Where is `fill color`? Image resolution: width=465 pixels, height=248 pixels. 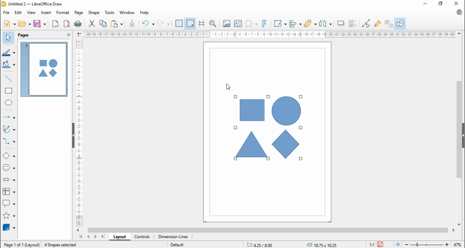
fill color is located at coordinates (9, 65).